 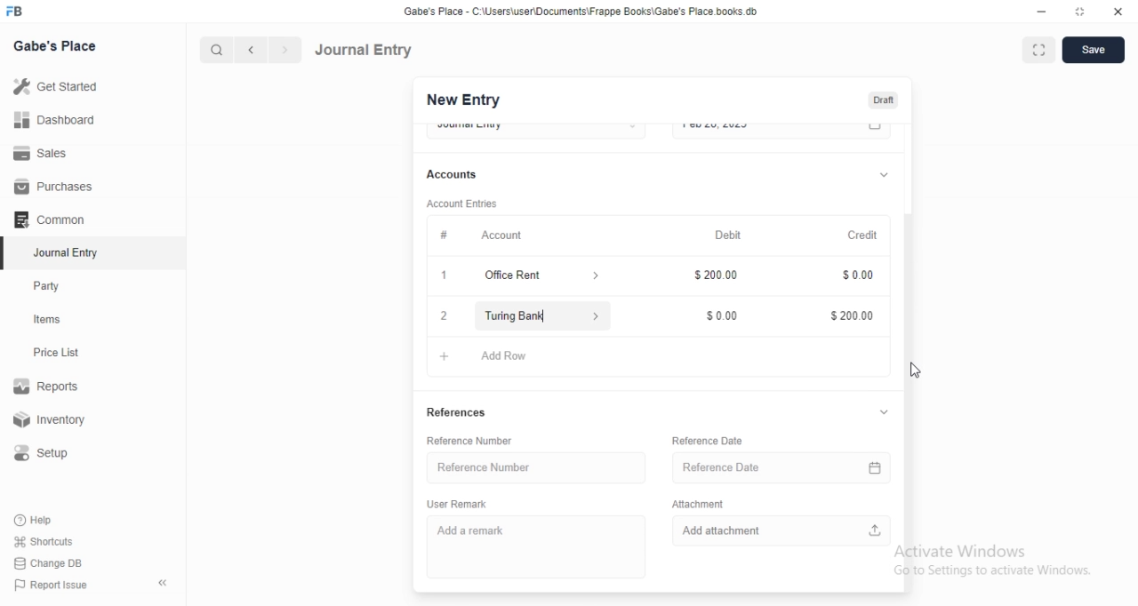 What do you see at coordinates (54, 88) in the screenshot?
I see `Get Started` at bounding box center [54, 88].